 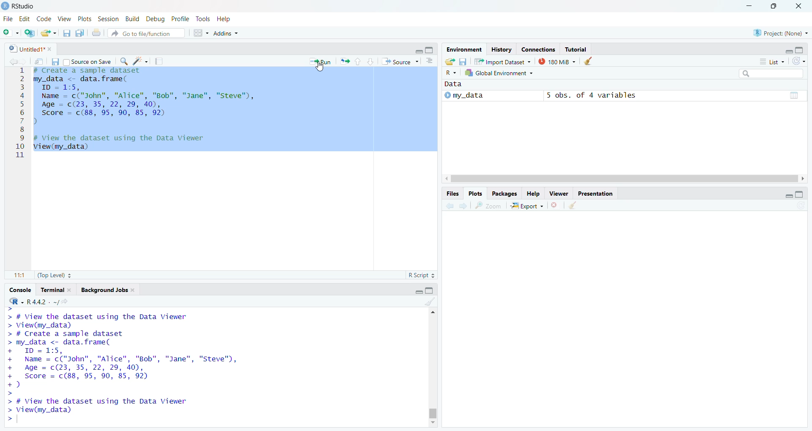 I want to click on Clear object for workspaces, so click(x=576, y=206).